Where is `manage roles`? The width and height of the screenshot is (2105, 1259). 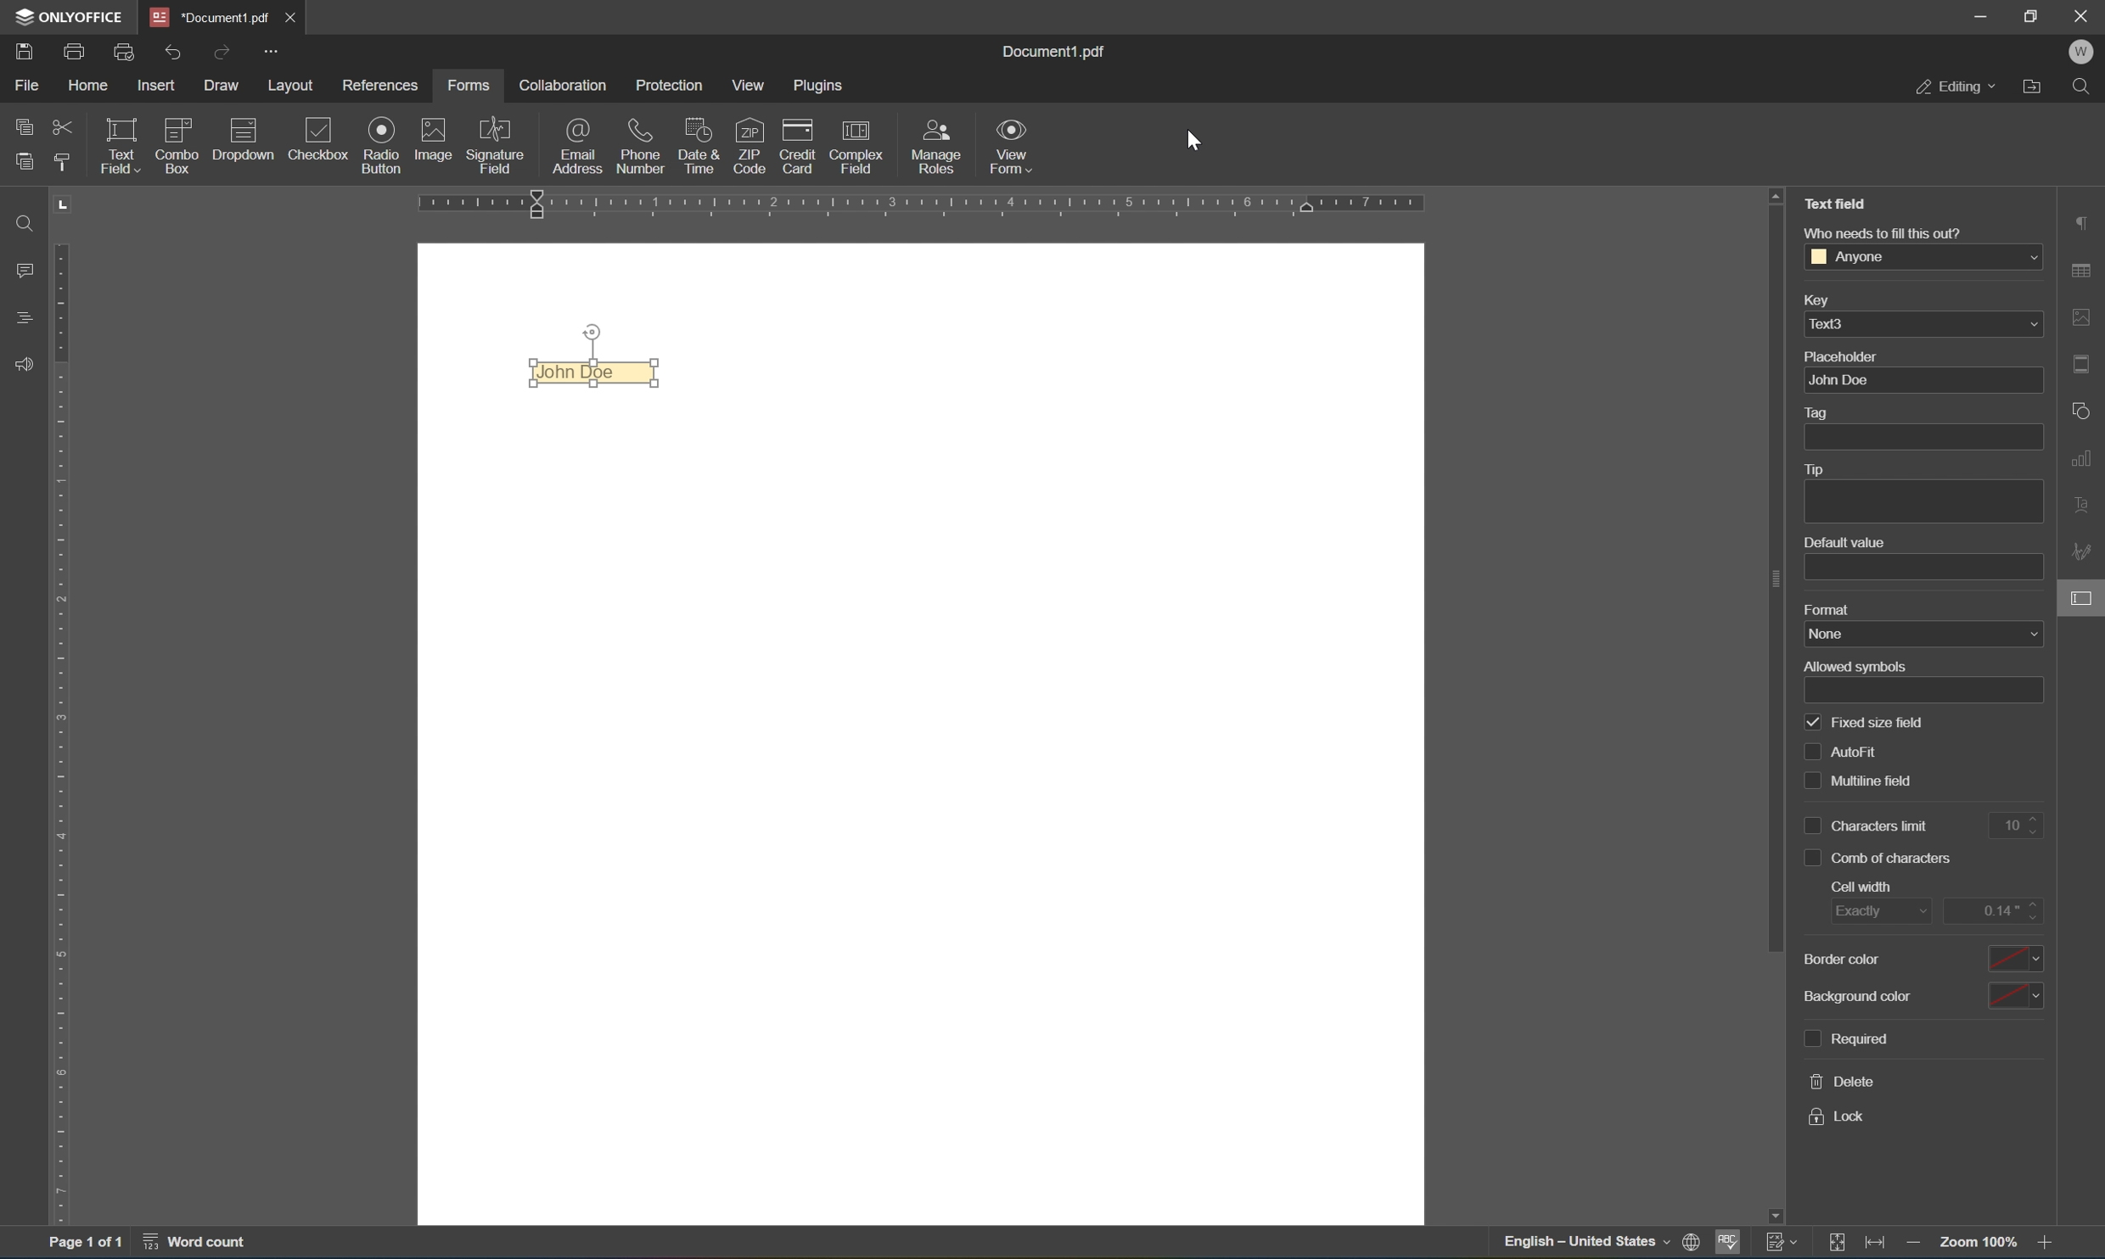 manage roles is located at coordinates (935, 149).